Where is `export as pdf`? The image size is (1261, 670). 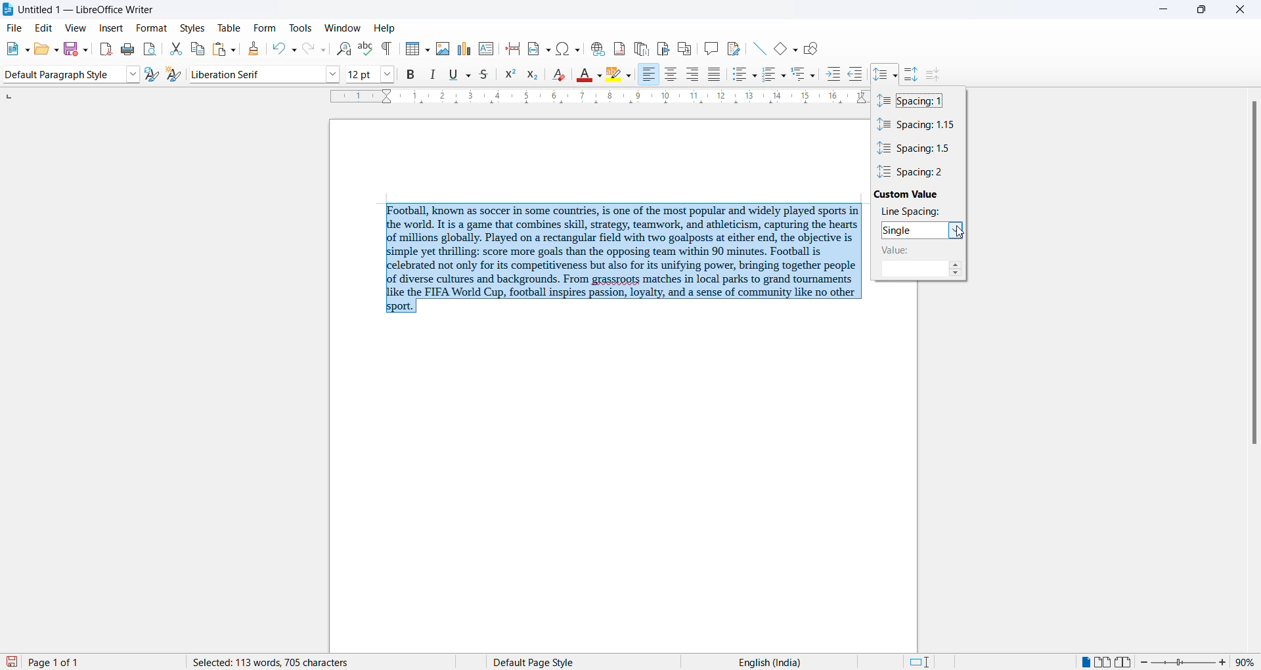 export as pdf is located at coordinates (104, 49).